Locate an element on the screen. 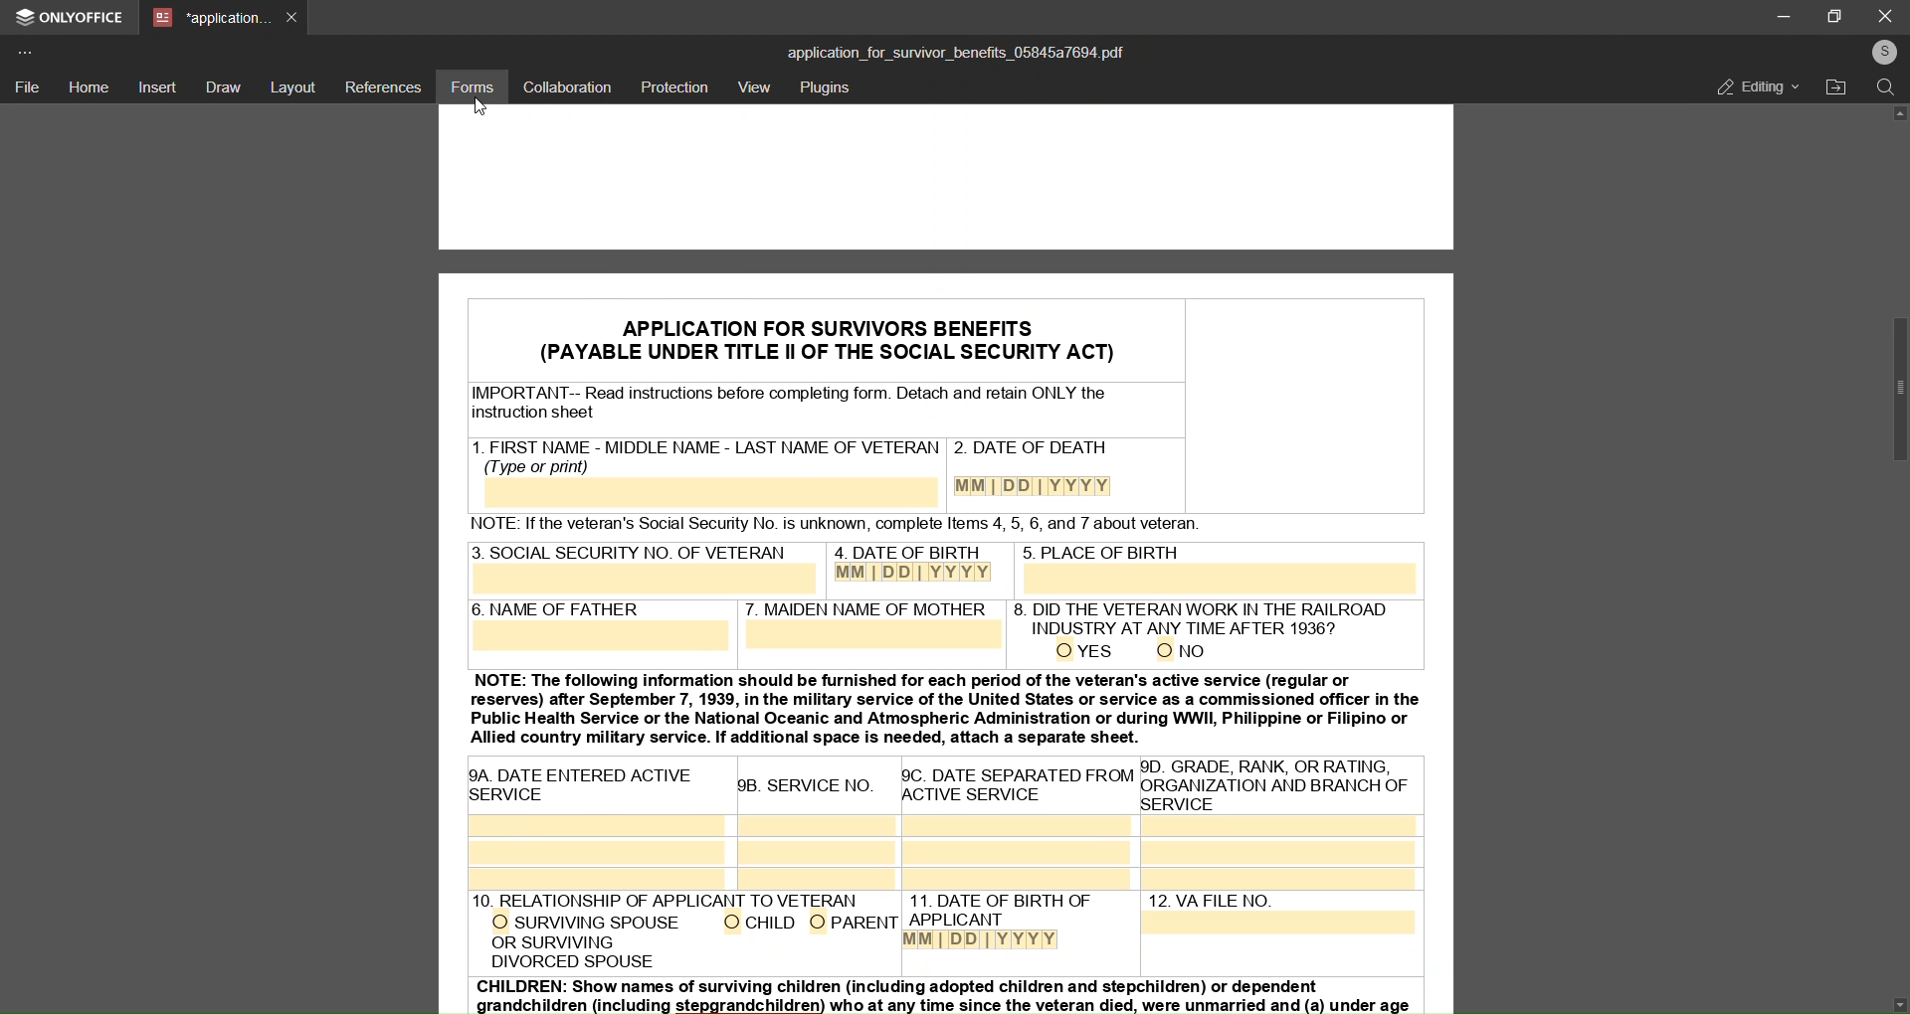 This screenshot has height=1014, width=1910. protection is located at coordinates (675, 86).